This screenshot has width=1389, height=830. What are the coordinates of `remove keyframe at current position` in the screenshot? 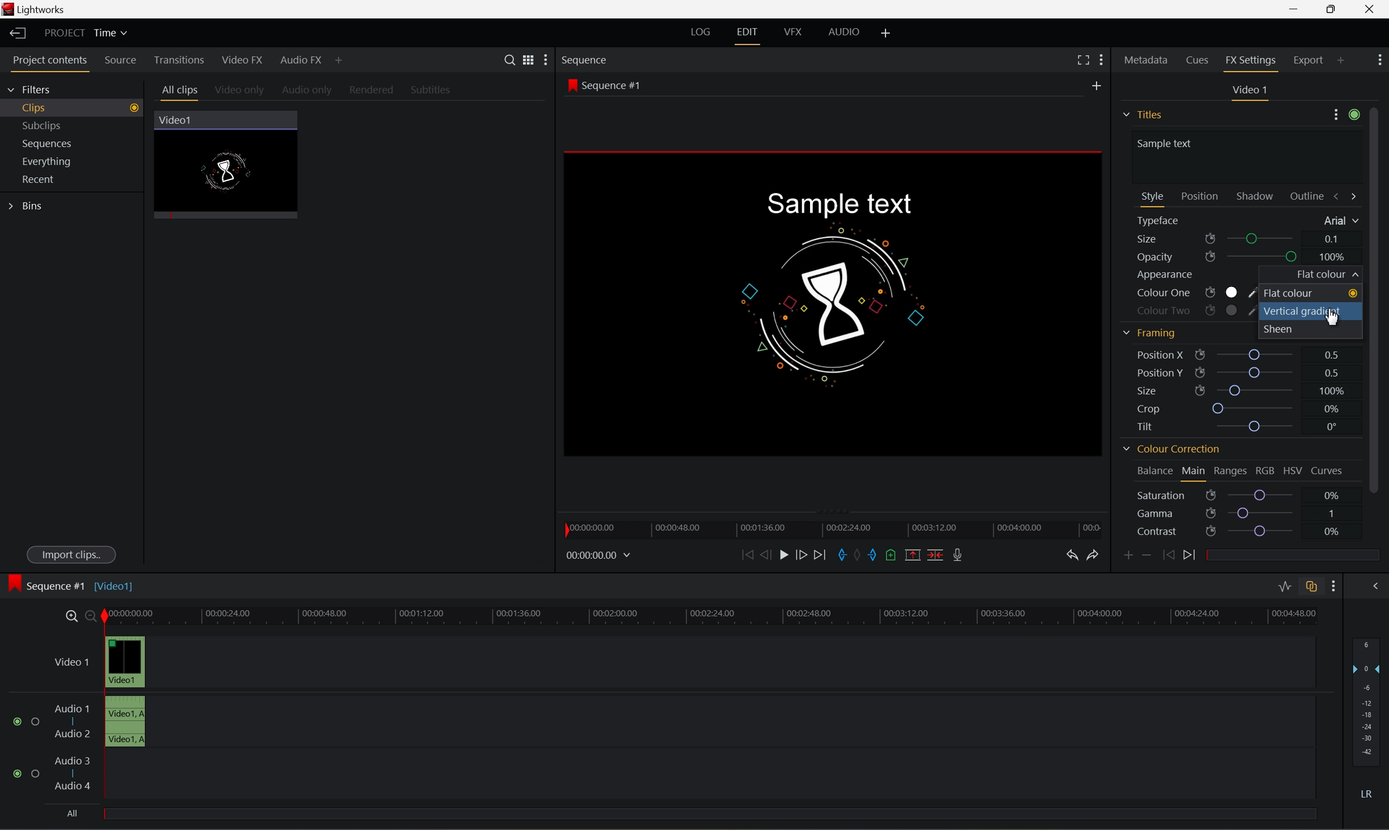 It's located at (1146, 554).